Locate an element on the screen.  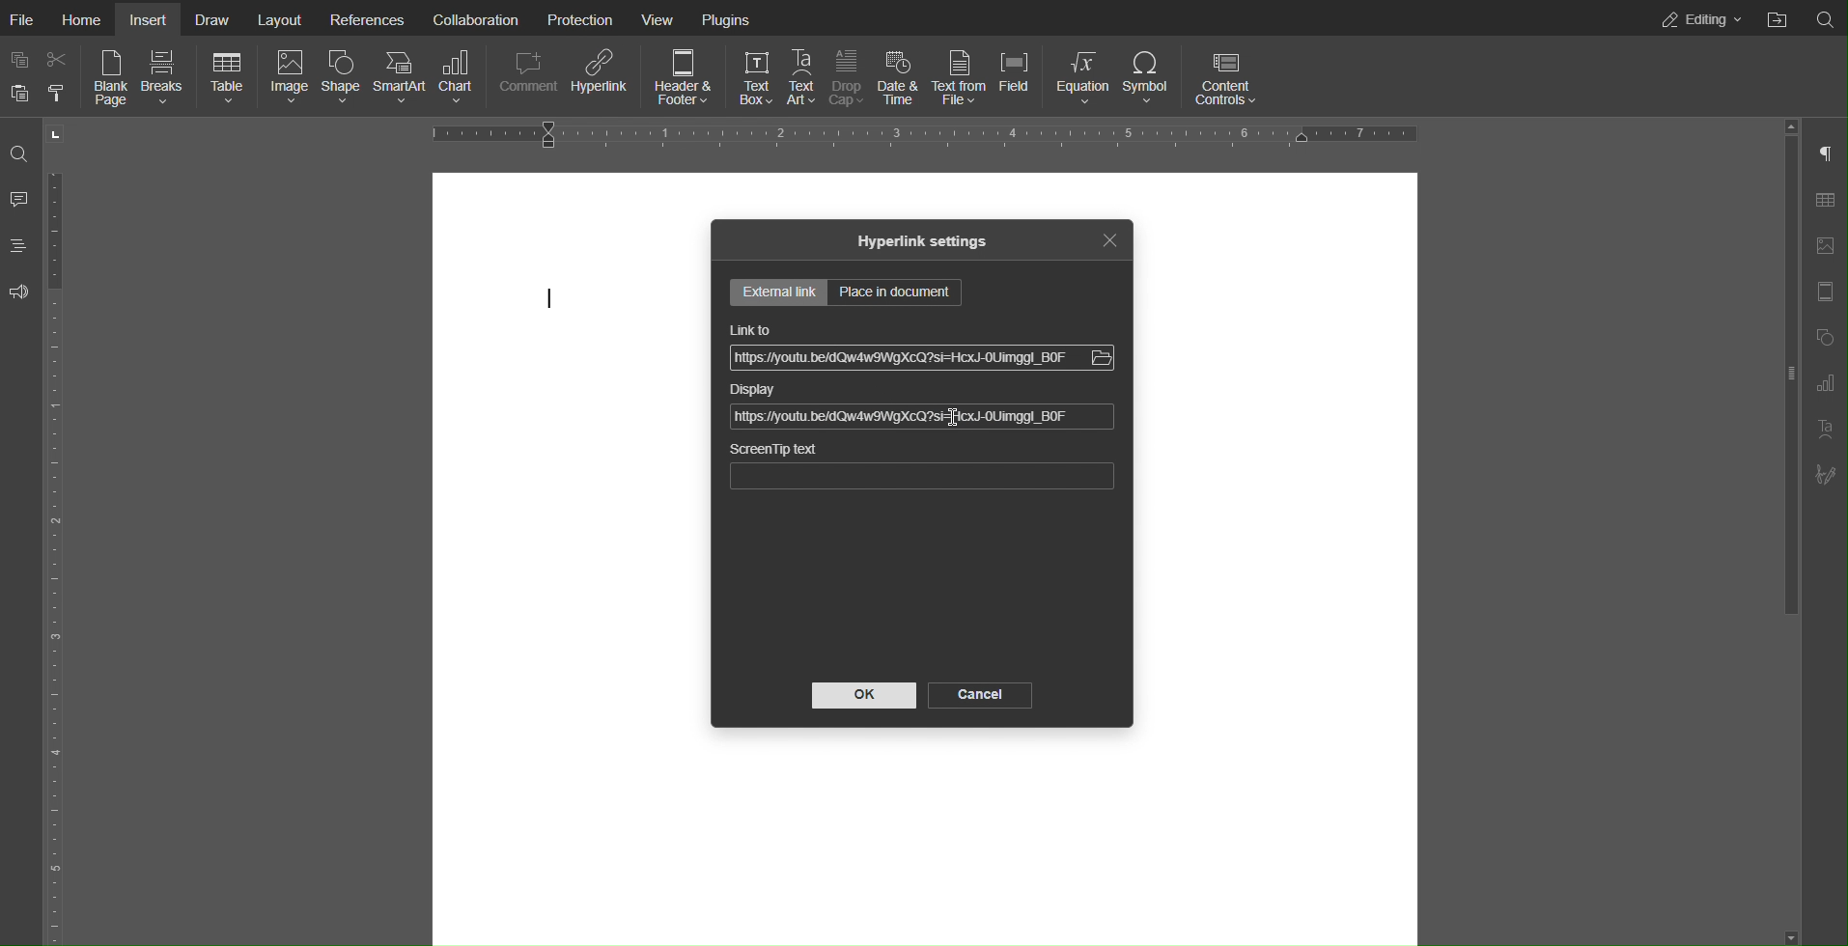
OK is located at coordinates (865, 696).